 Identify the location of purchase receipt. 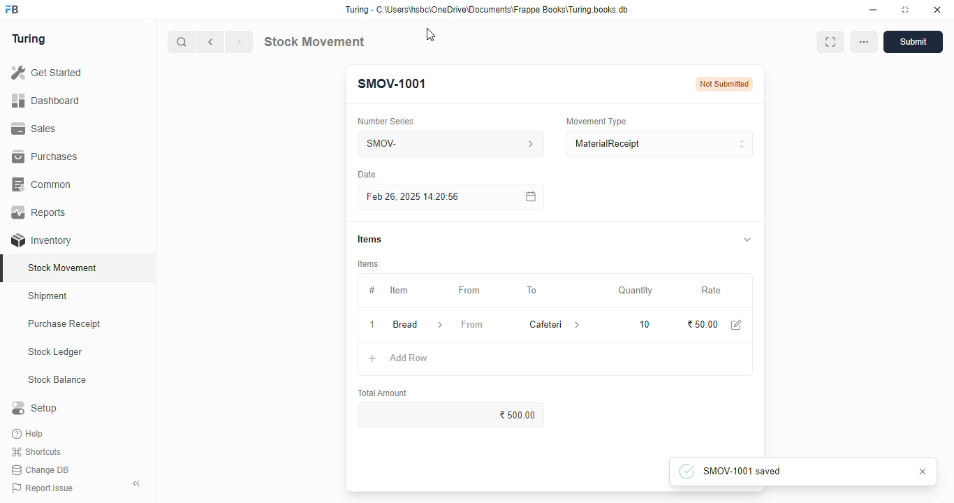
(64, 323).